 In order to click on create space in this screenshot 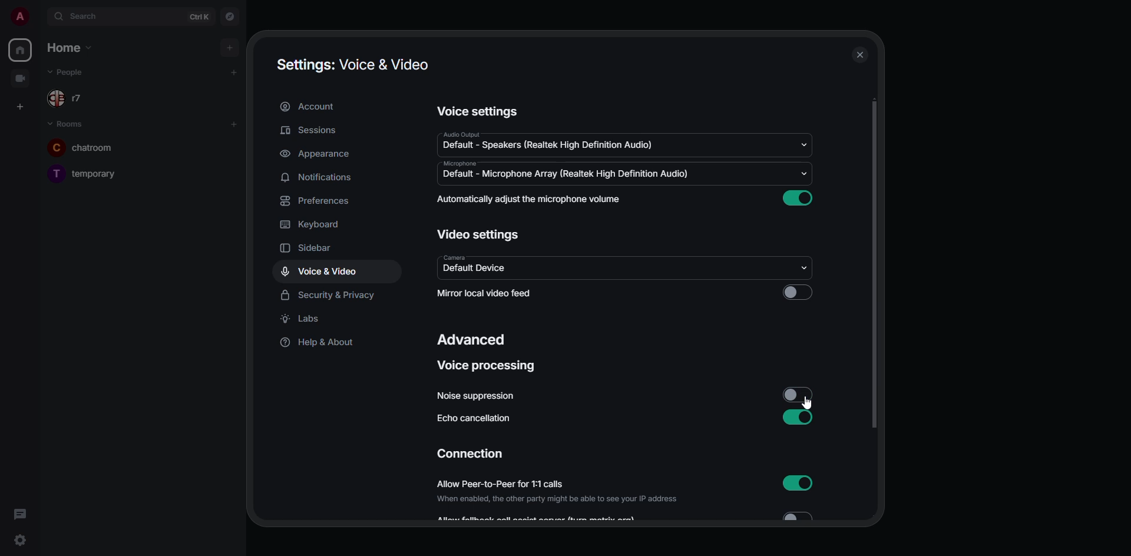, I will do `click(18, 105)`.